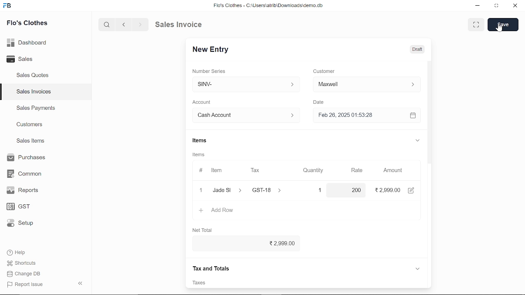  What do you see at coordinates (499, 28) in the screenshot?
I see `cursor` at bounding box center [499, 28].